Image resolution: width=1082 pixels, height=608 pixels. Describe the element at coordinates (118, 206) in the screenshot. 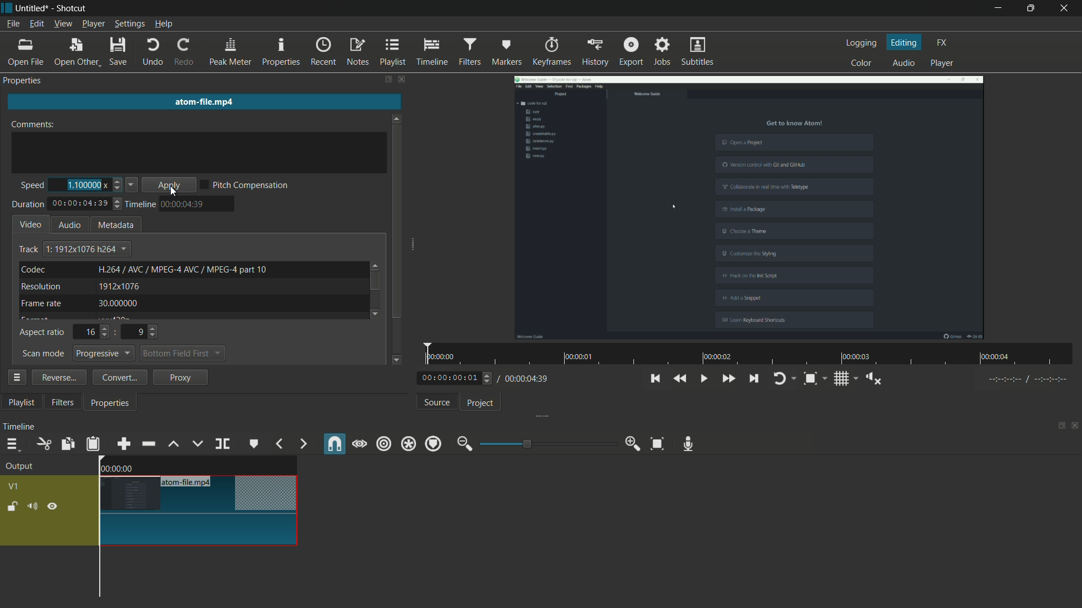

I see `adjust` at that location.